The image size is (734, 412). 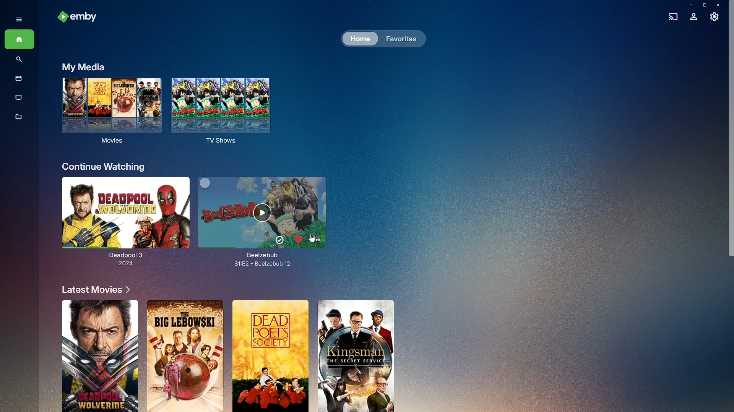 I want to click on , so click(x=313, y=237).